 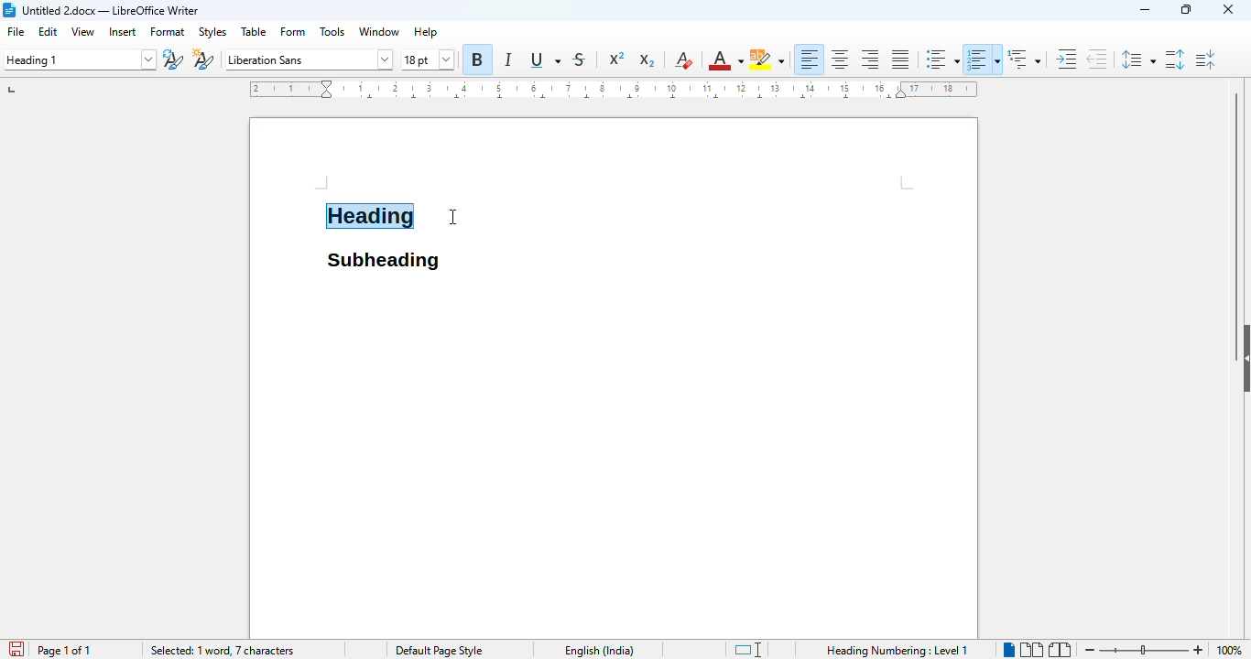 What do you see at coordinates (285, 197) in the screenshot?
I see `Document` at bounding box center [285, 197].